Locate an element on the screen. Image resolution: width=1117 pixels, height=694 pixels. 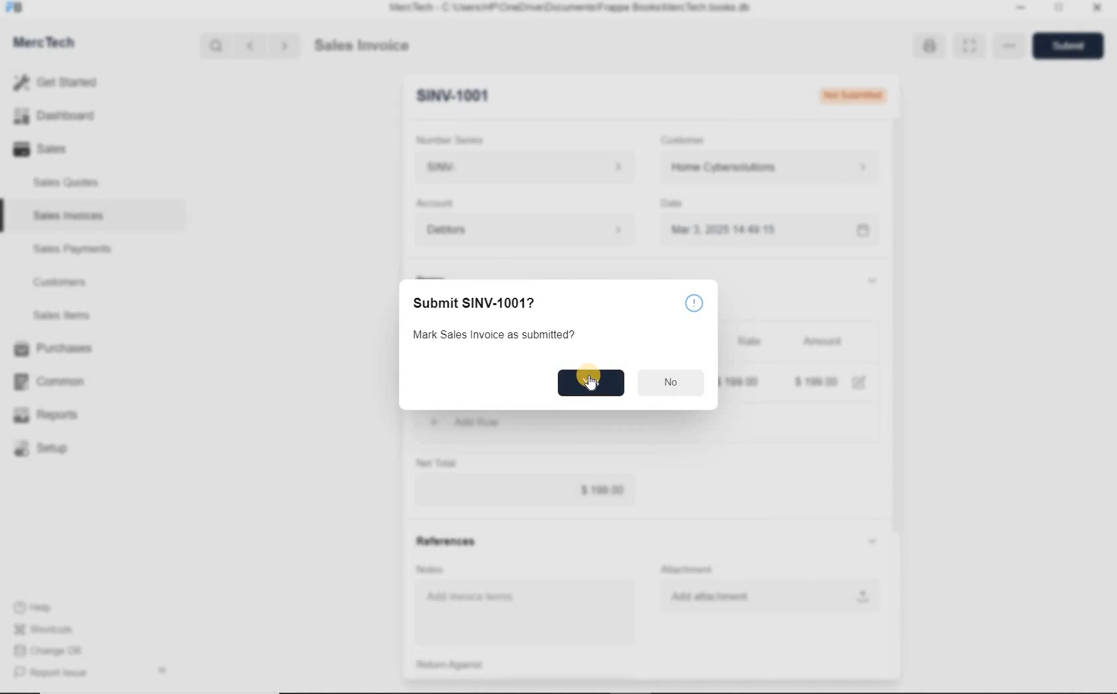
Go forward is located at coordinates (284, 46).